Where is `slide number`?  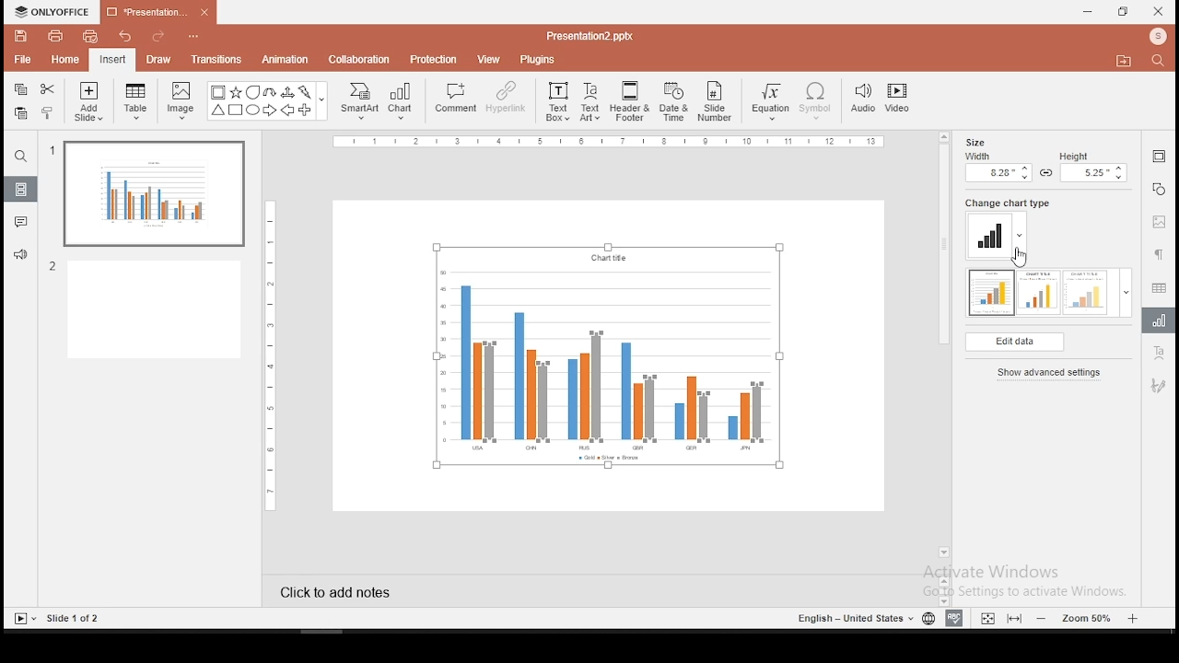 slide number is located at coordinates (717, 100).